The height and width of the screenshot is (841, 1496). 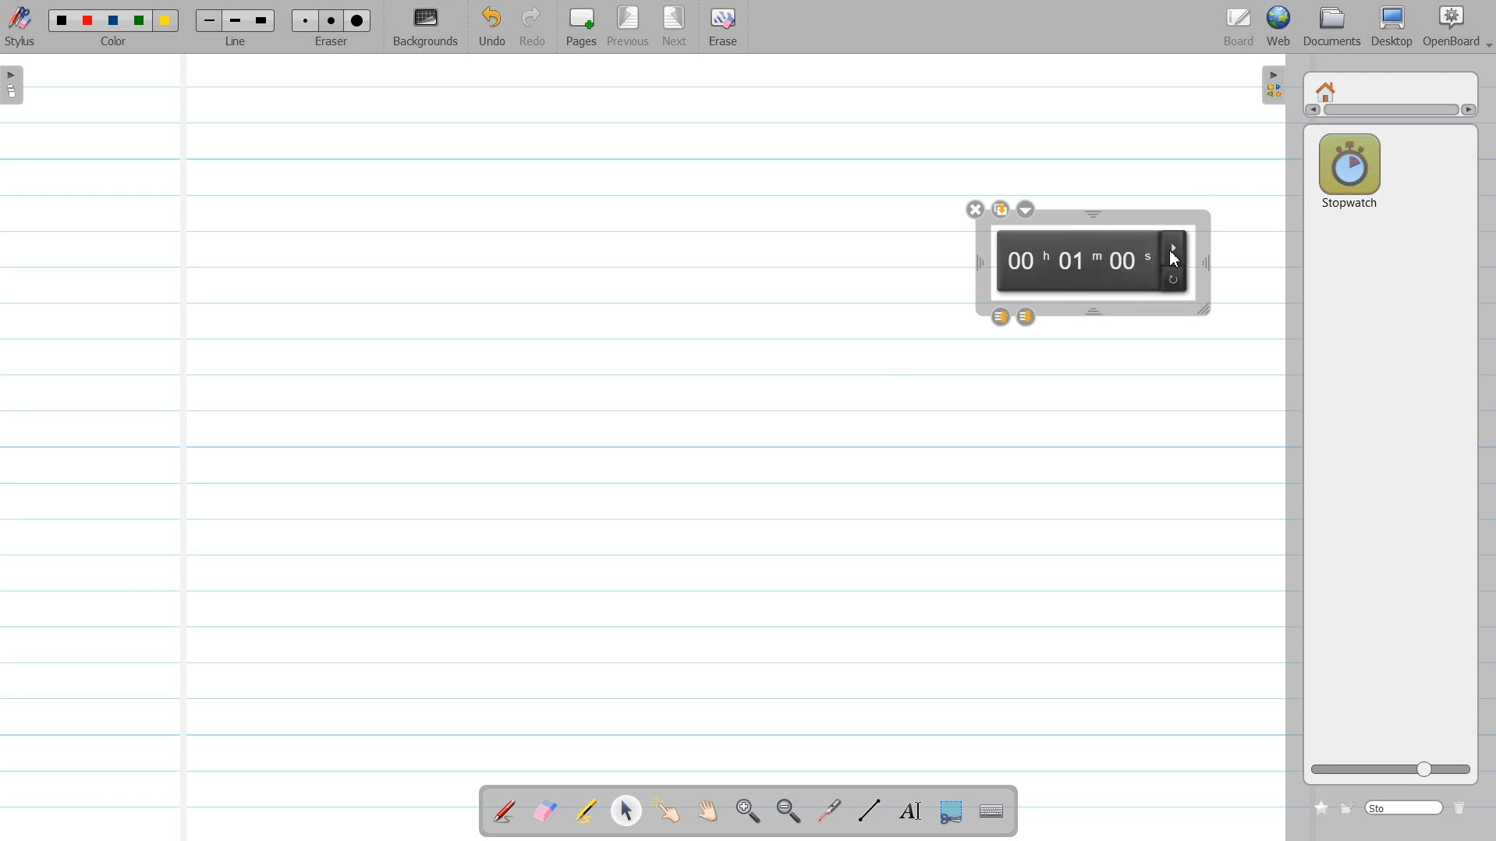 I want to click on Interact with Item, so click(x=671, y=811).